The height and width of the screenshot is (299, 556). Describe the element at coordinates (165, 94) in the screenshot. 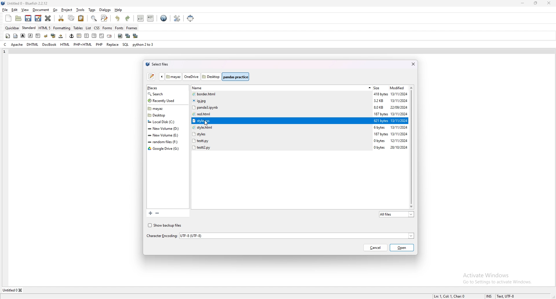

I see `search` at that location.